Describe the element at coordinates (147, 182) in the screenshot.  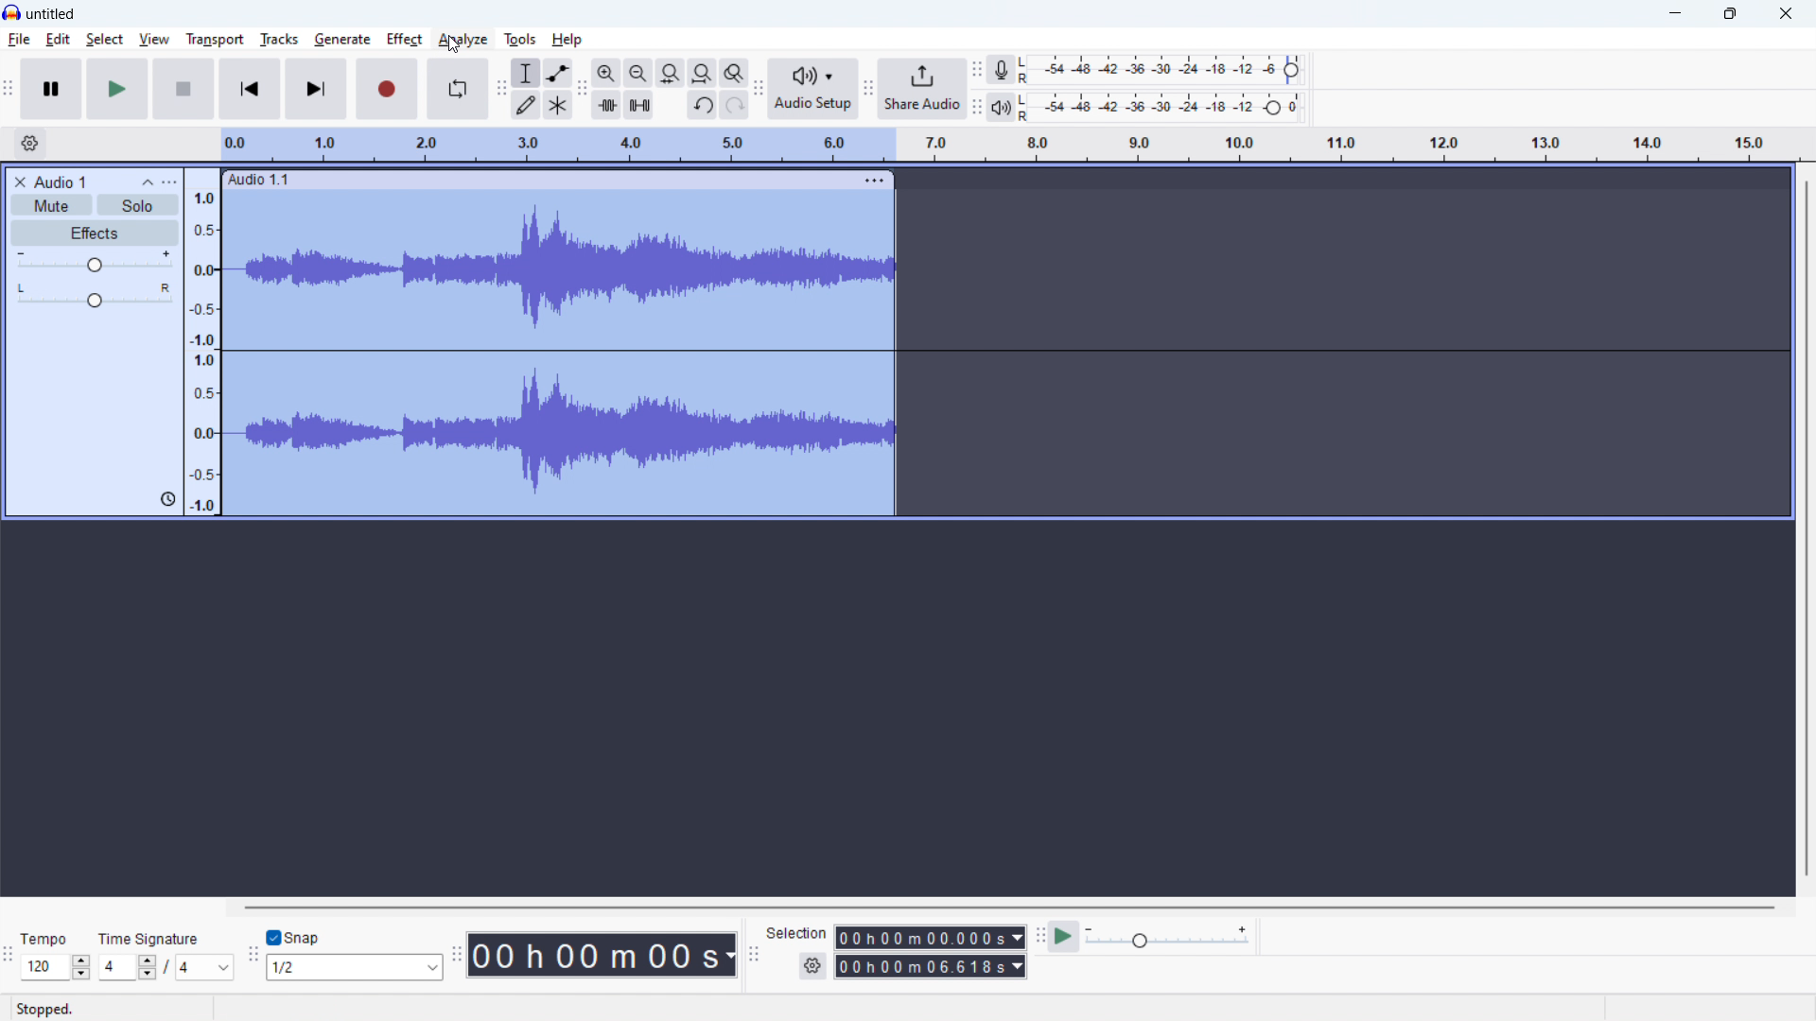
I see `collapse` at that location.